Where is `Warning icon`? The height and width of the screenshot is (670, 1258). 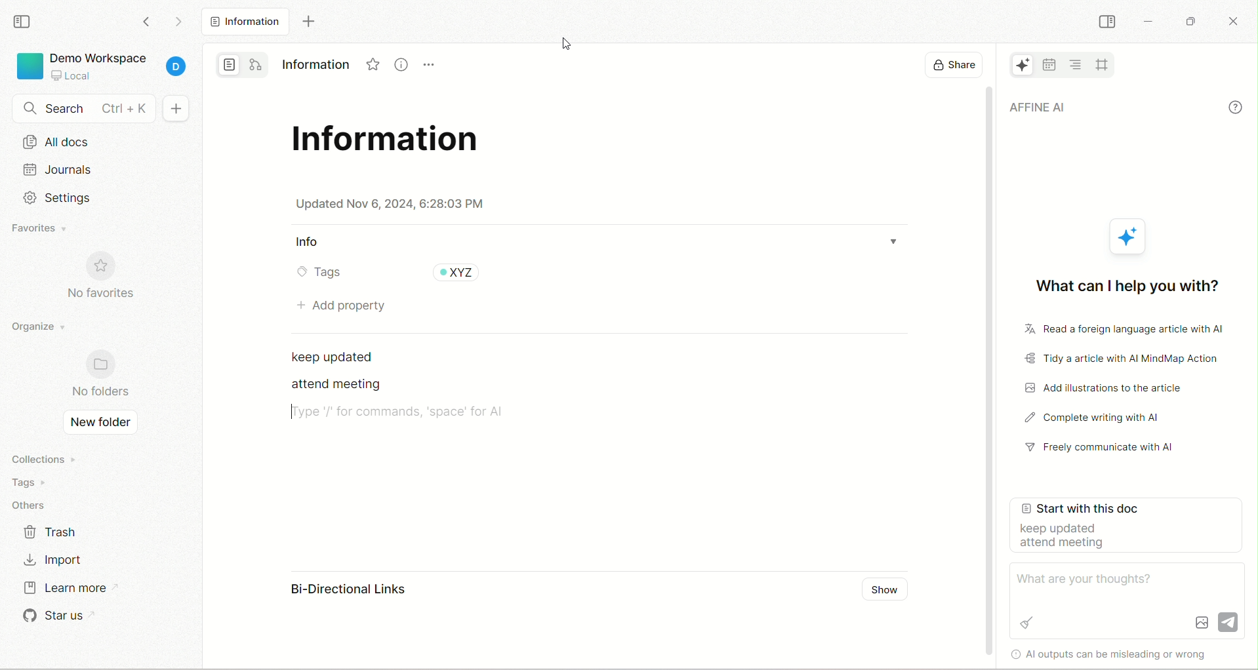 Warning icon is located at coordinates (1013, 654).